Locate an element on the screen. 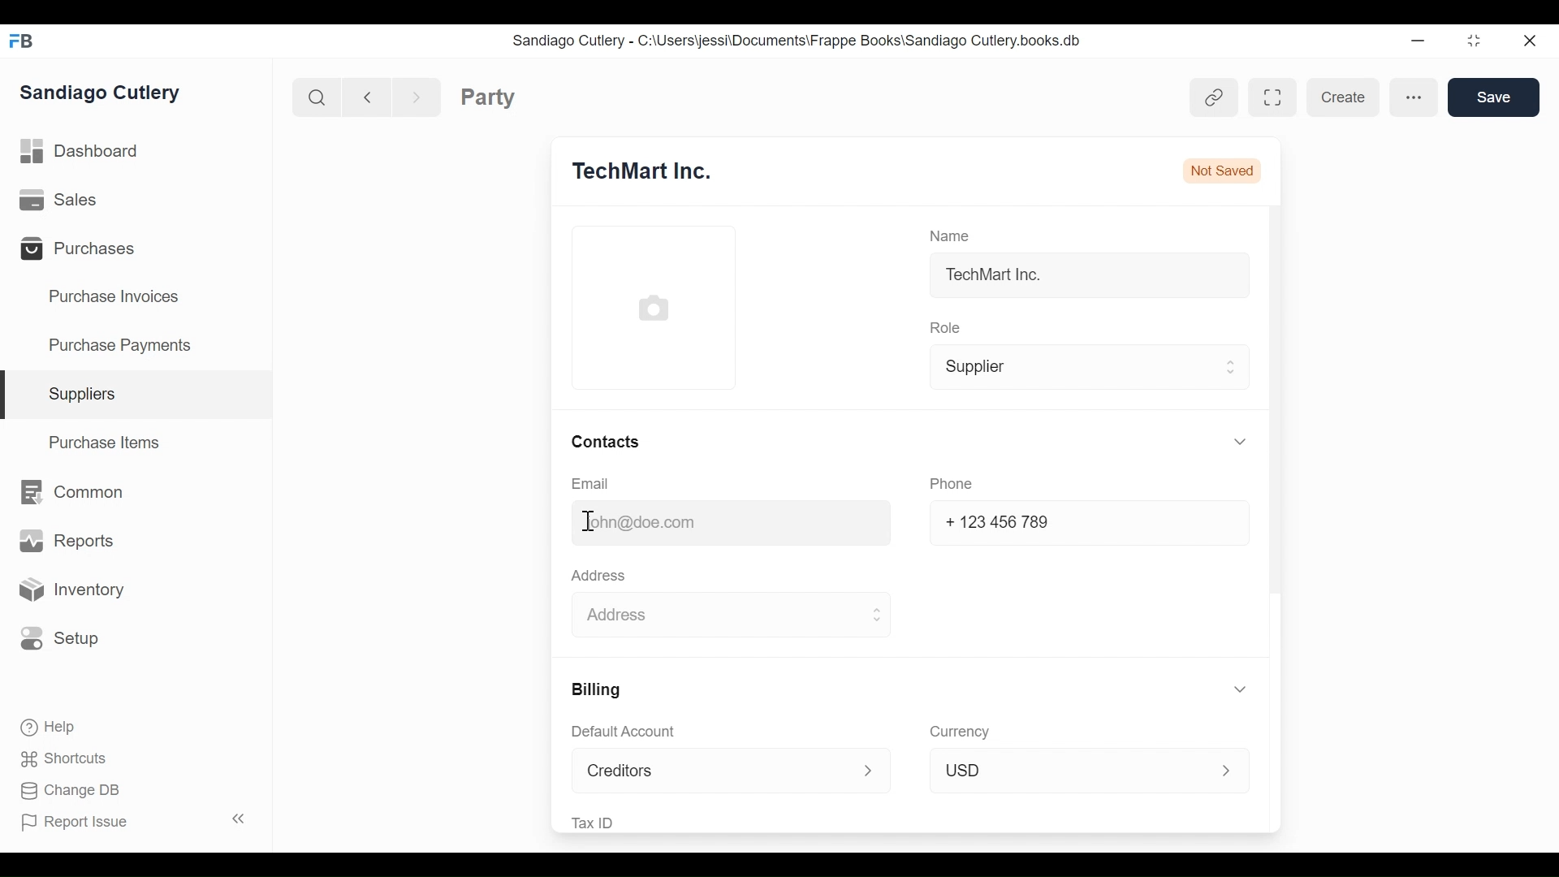 Image resolution: width=1559 pixels, height=877 pixels. Party is located at coordinates (516, 97).